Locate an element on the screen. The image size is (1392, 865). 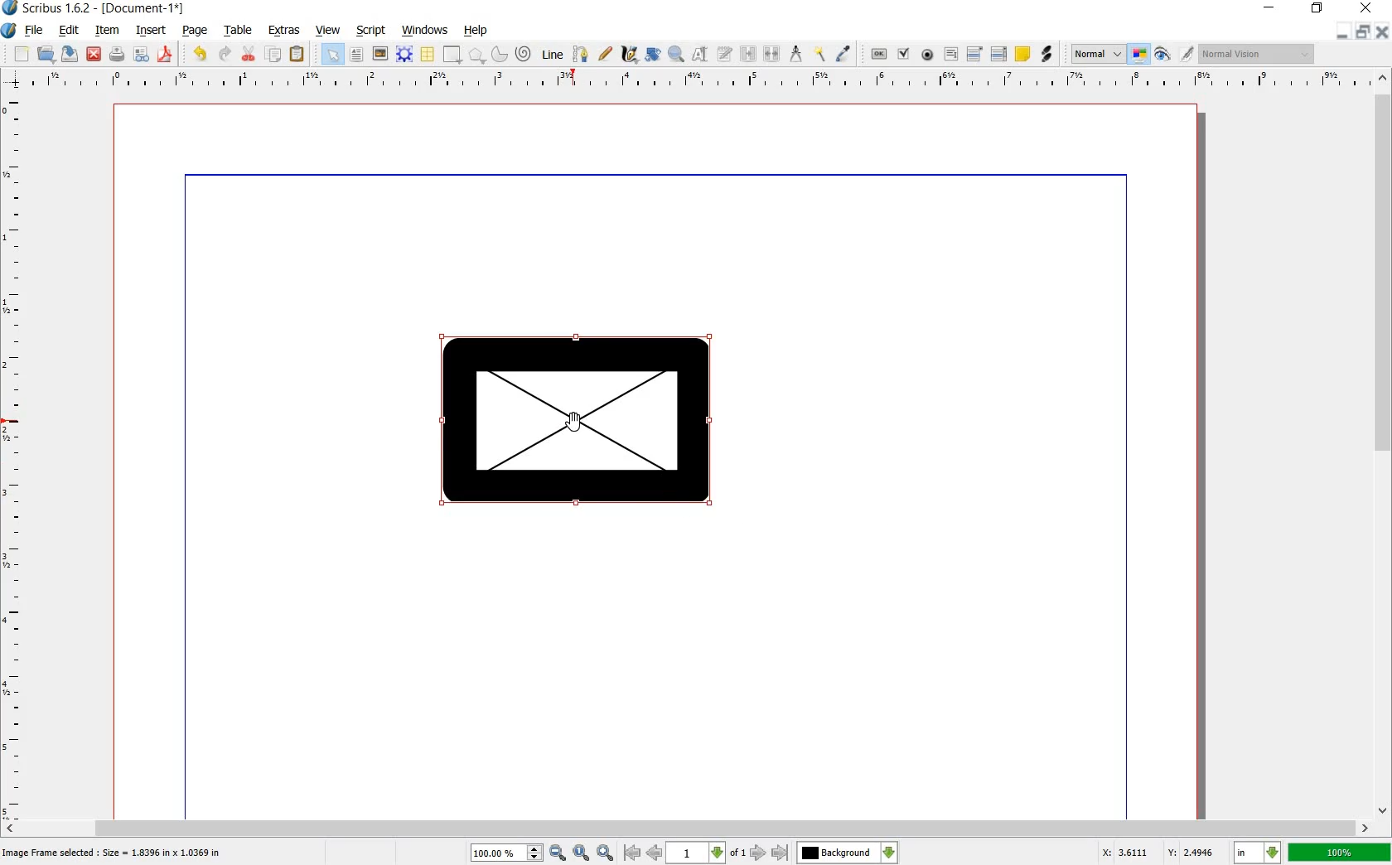
windows is located at coordinates (423, 28).